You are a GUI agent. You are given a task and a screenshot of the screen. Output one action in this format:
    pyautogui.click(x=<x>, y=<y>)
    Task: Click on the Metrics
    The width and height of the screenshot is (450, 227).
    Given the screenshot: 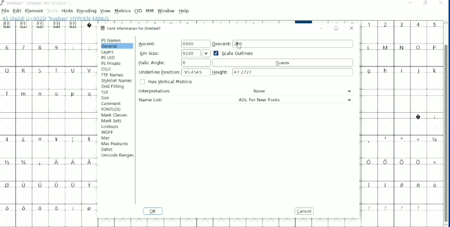 What is the action you would take?
    pyautogui.click(x=122, y=11)
    